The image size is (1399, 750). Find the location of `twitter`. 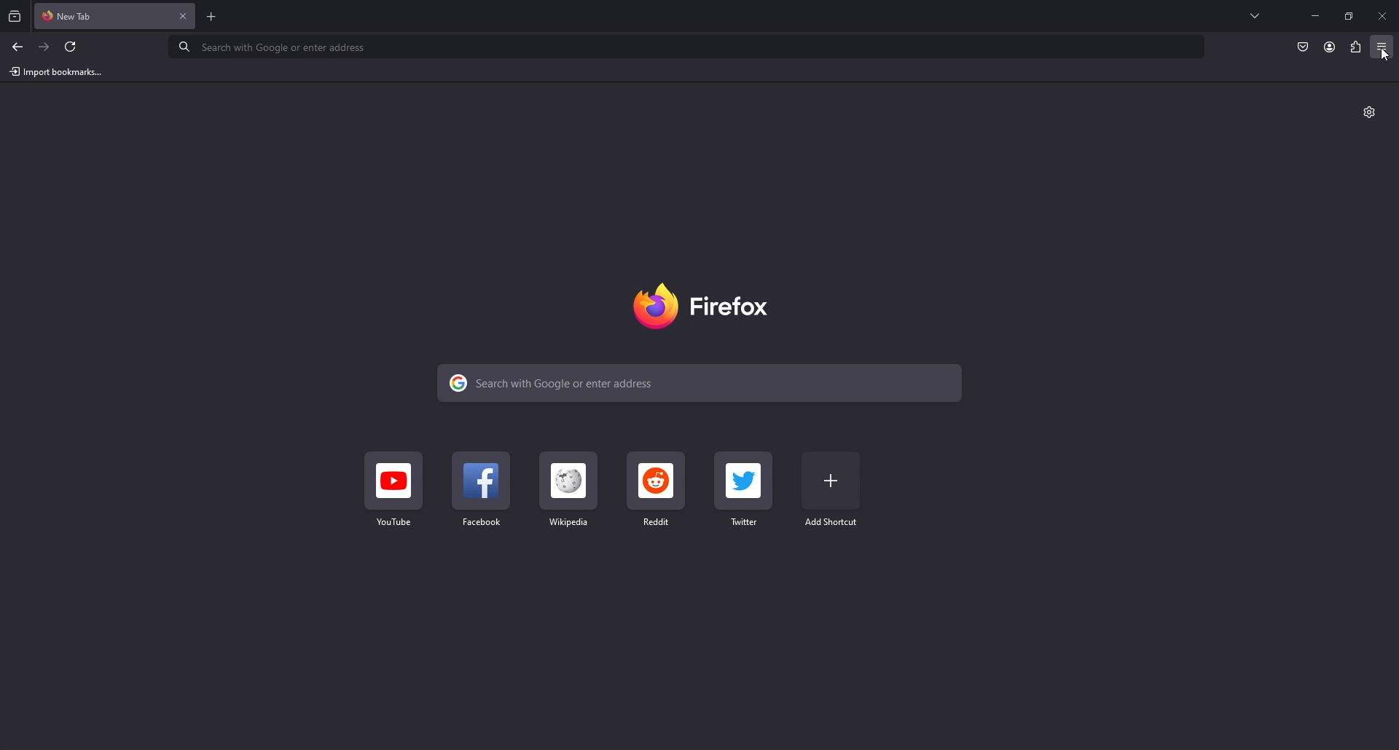

twitter is located at coordinates (745, 489).